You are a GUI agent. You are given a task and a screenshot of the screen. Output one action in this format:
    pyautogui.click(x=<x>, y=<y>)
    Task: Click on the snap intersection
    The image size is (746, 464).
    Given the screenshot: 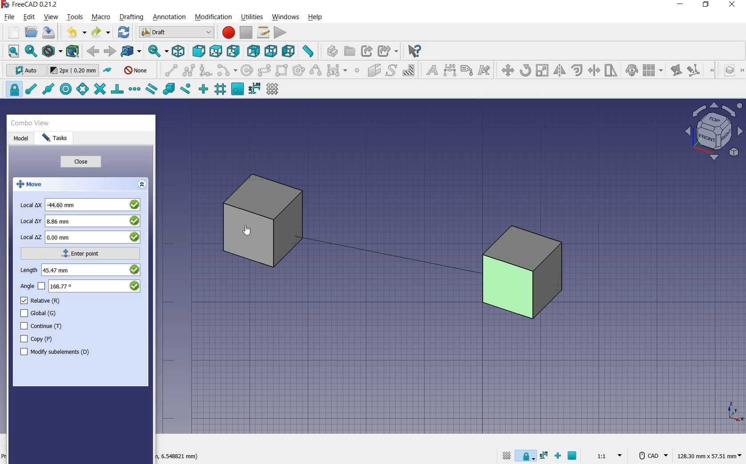 What is the action you would take?
    pyautogui.click(x=101, y=89)
    